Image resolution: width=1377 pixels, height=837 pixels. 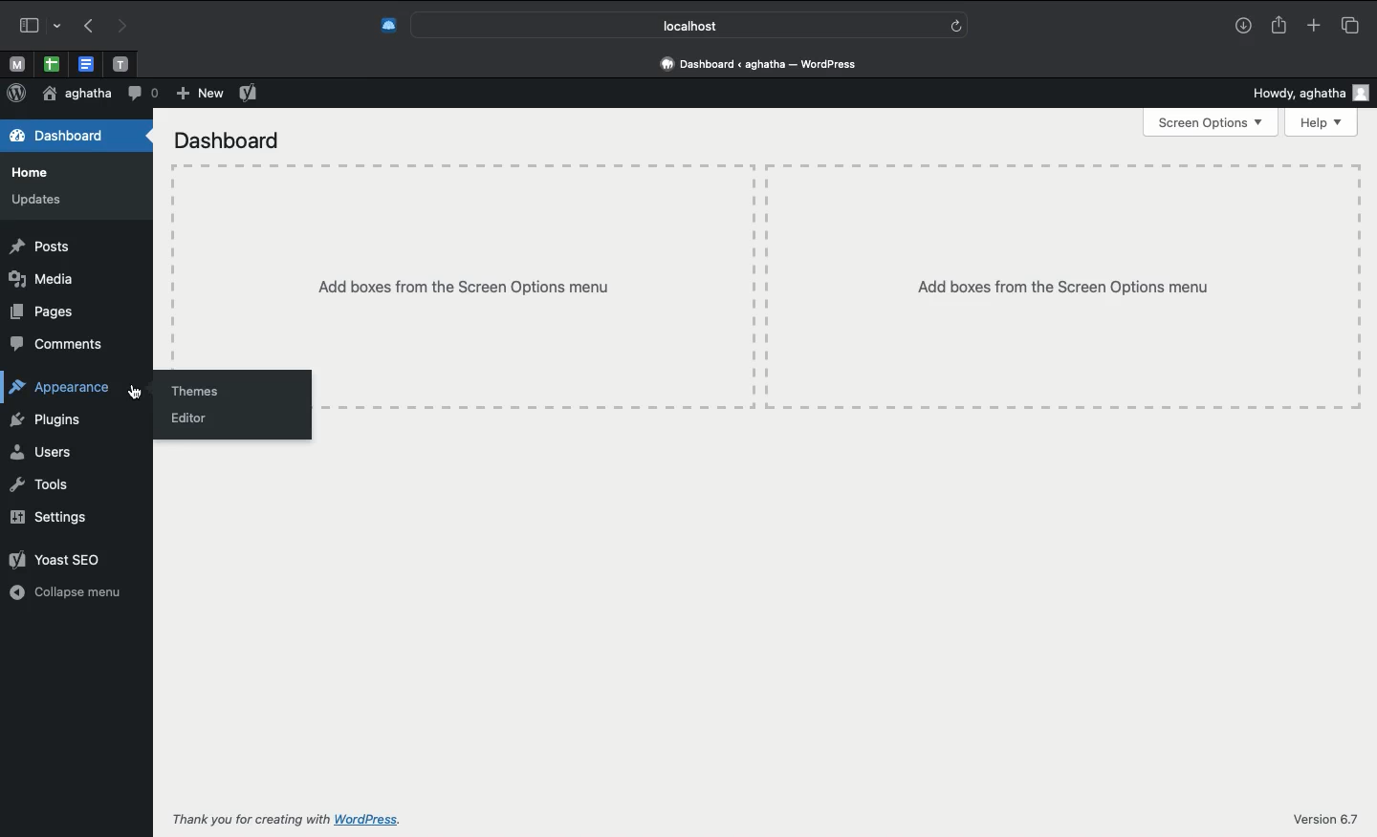 What do you see at coordinates (42, 454) in the screenshot?
I see `Users` at bounding box center [42, 454].